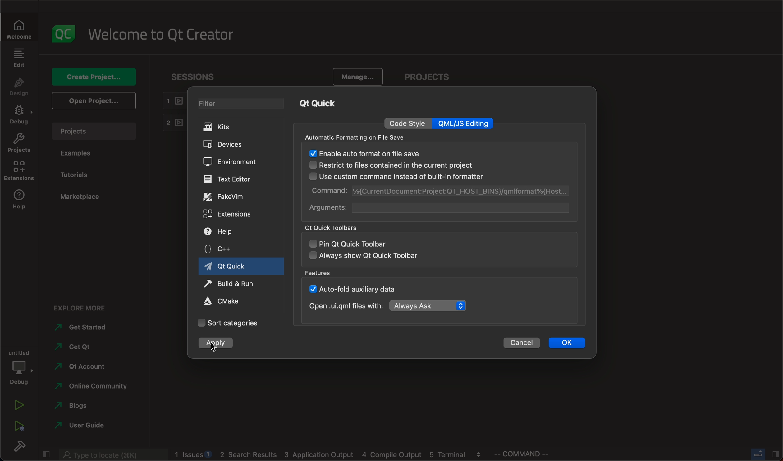  I want to click on features, so click(320, 273).